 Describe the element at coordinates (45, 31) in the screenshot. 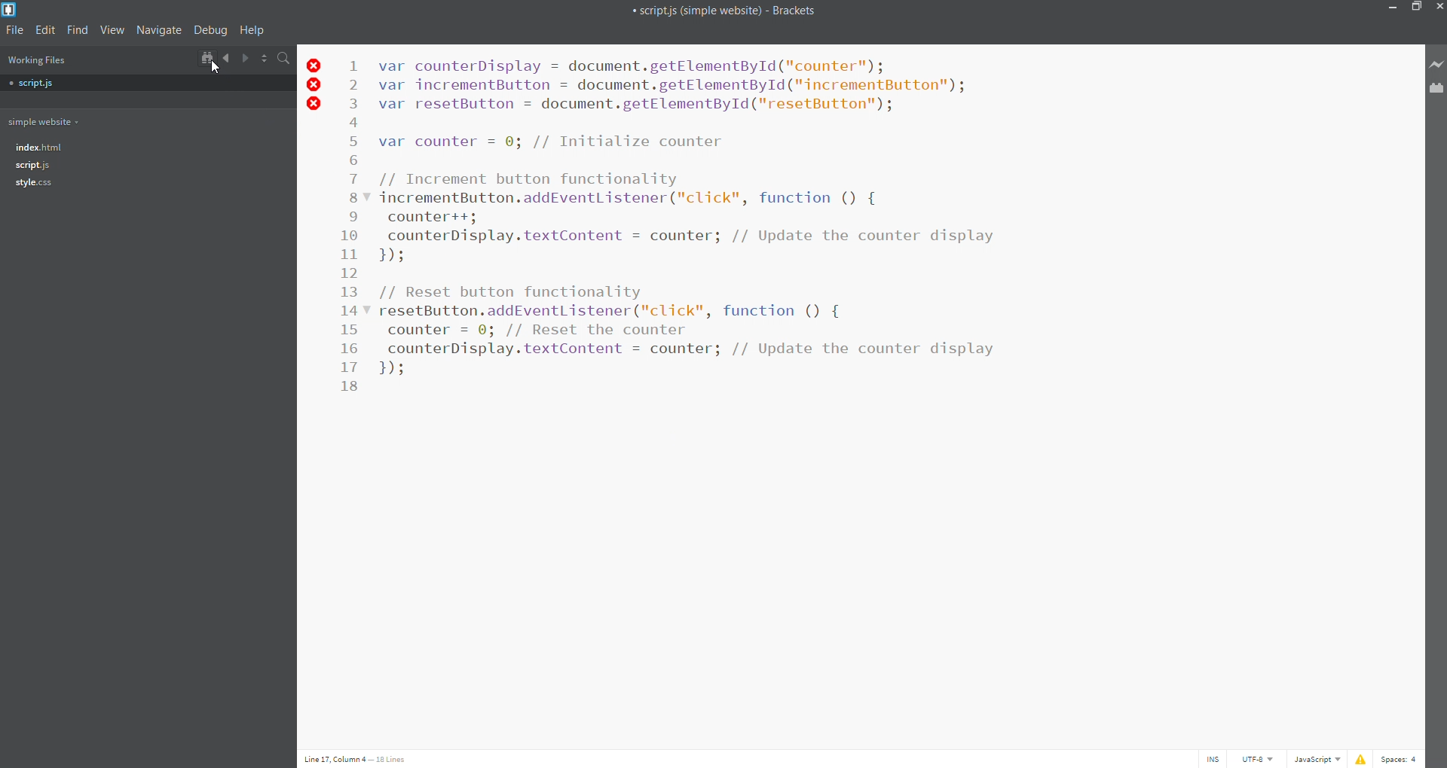

I see `edit` at that location.